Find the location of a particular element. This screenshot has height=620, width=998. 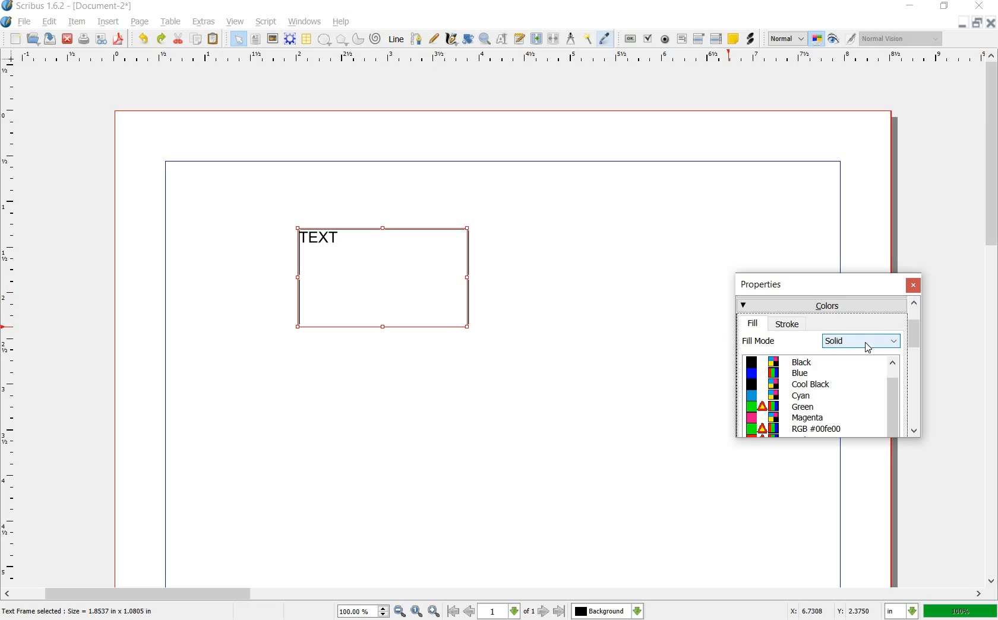

edit text with story editor is located at coordinates (519, 39).